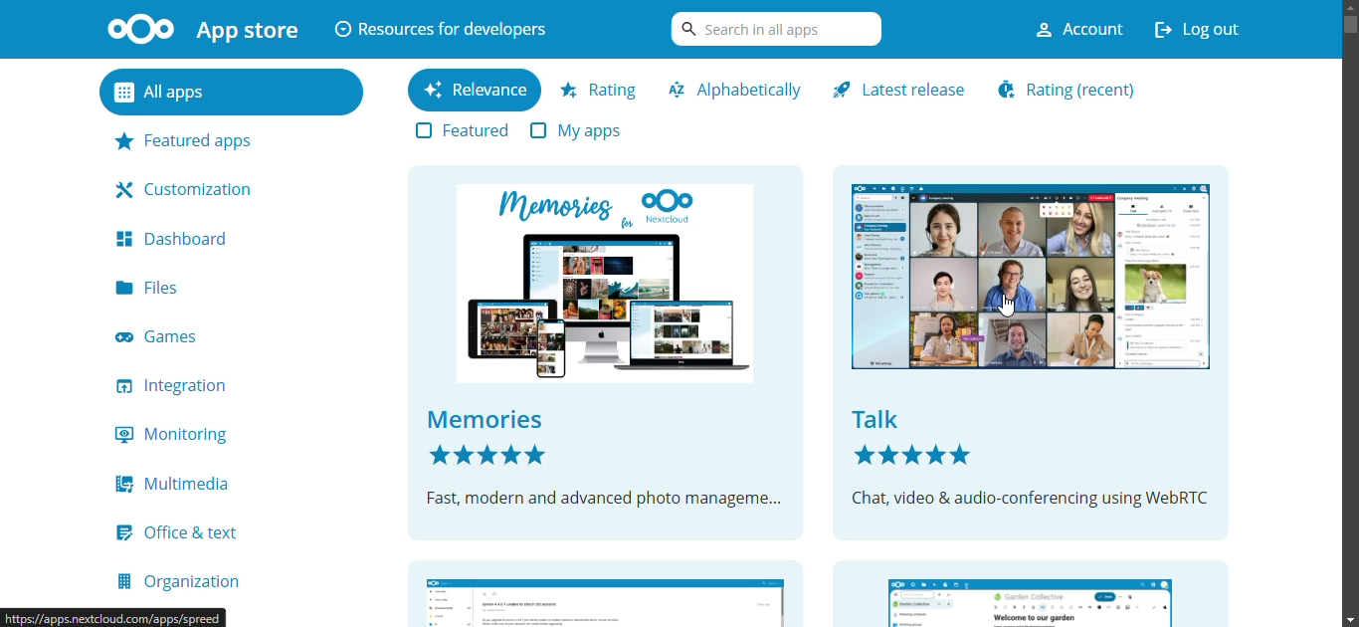 The width and height of the screenshot is (1359, 627). What do you see at coordinates (601, 89) in the screenshot?
I see `rating` at bounding box center [601, 89].